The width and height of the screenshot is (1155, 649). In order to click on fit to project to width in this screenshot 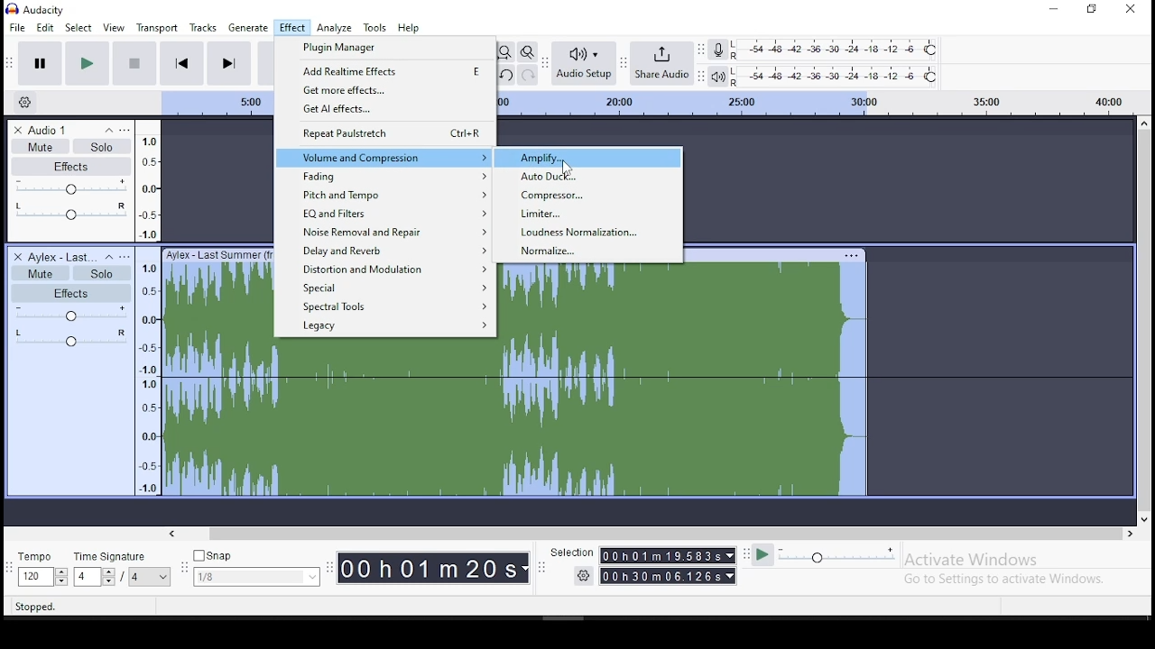, I will do `click(504, 51)`.